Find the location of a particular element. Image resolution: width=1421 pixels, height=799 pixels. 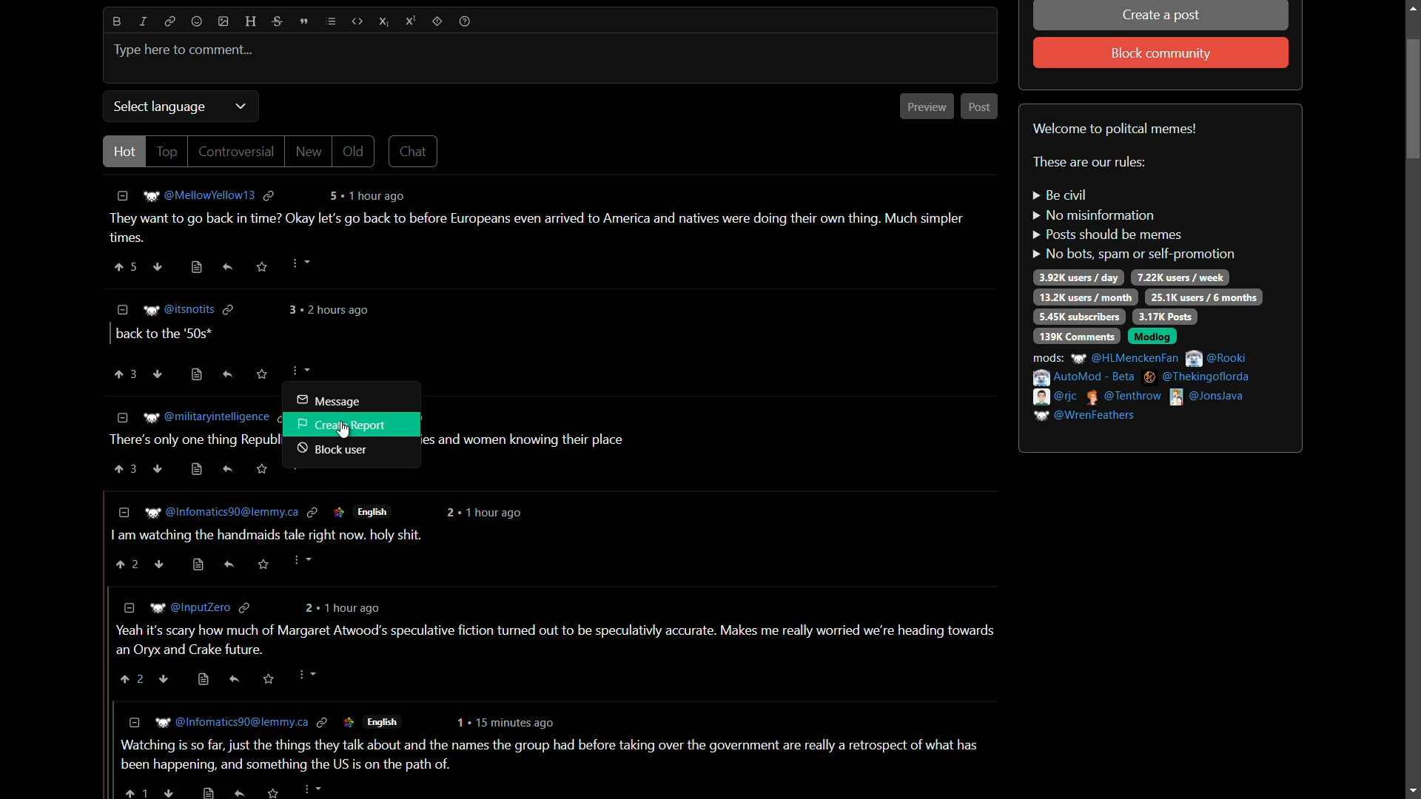

Cursor is located at coordinates (299, 378).